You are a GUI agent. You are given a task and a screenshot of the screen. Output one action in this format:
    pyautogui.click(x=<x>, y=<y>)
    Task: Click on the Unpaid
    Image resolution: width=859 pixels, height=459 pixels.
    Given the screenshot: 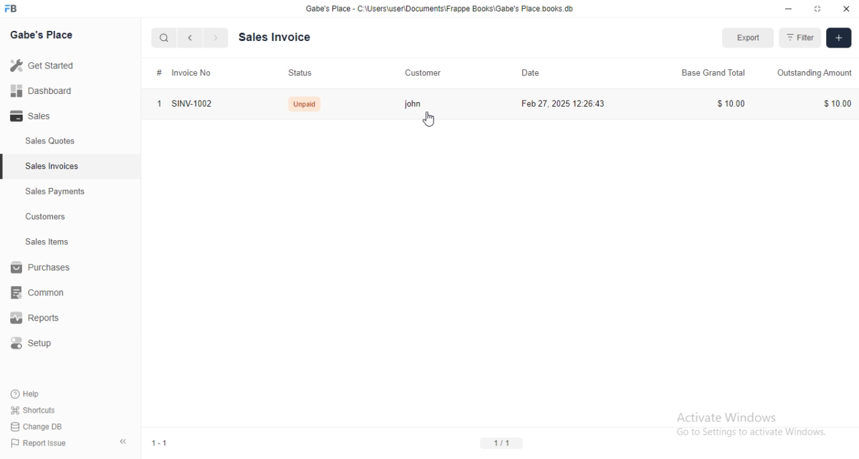 What is the action you would take?
    pyautogui.click(x=305, y=103)
    